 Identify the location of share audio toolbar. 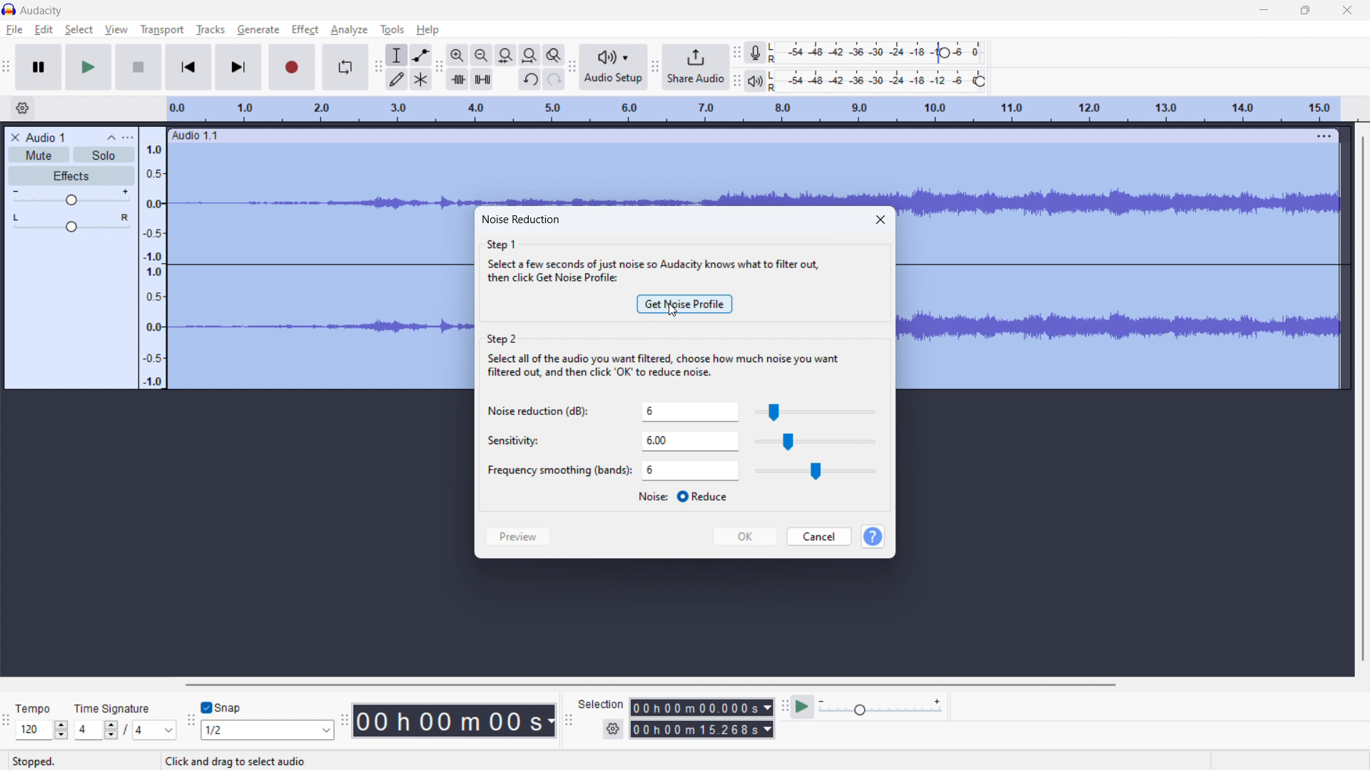
(654, 66).